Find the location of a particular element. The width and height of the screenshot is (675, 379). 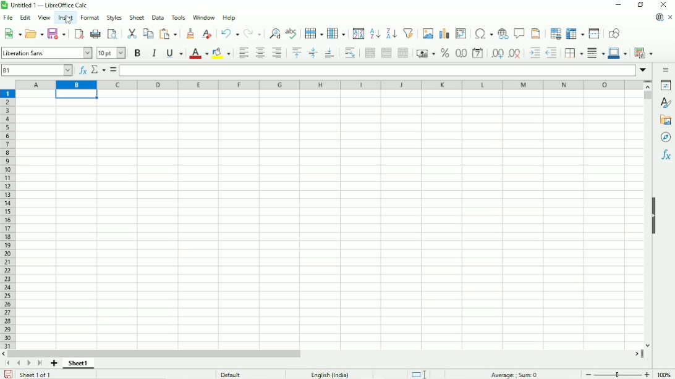

Open is located at coordinates (34, 33).